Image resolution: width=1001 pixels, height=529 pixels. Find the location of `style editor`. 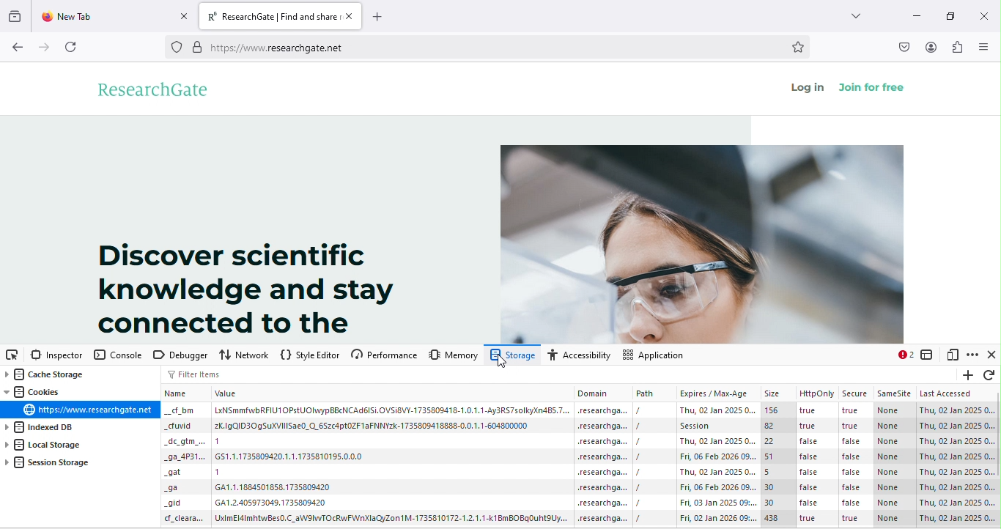

style editor is located at coordinates (309, 356).